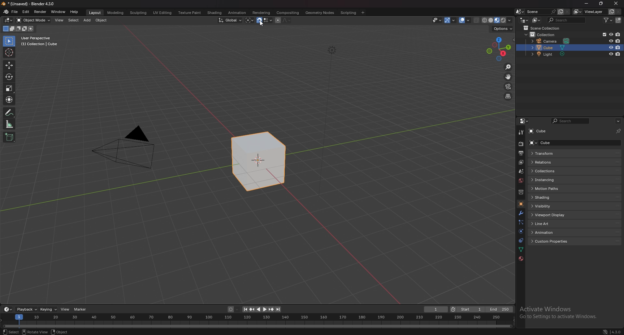 The image size is (624, 335). What do you see at coordinates (234, 309) in the screenshot?
I see `auto keying` at bounding box center [234, 309].